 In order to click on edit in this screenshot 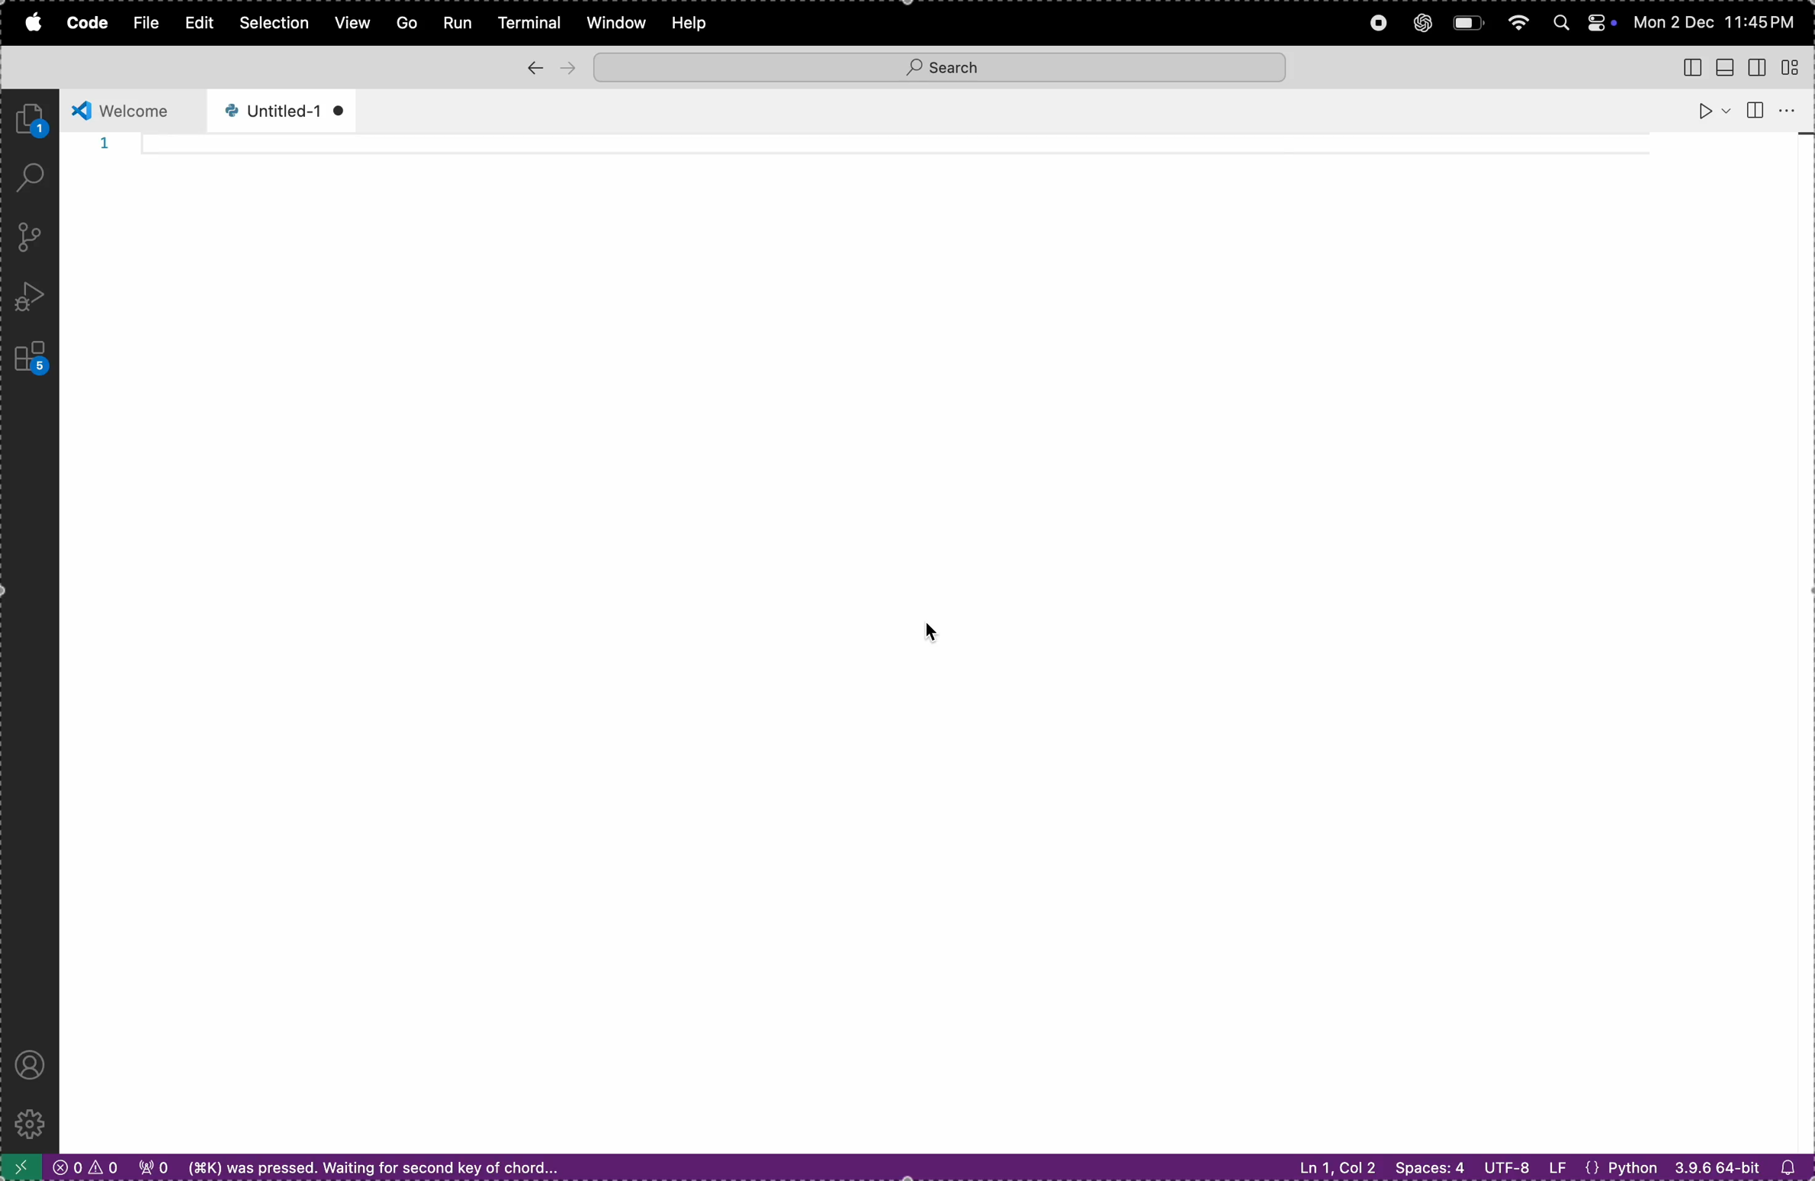, I will do `click(195, 24)`.